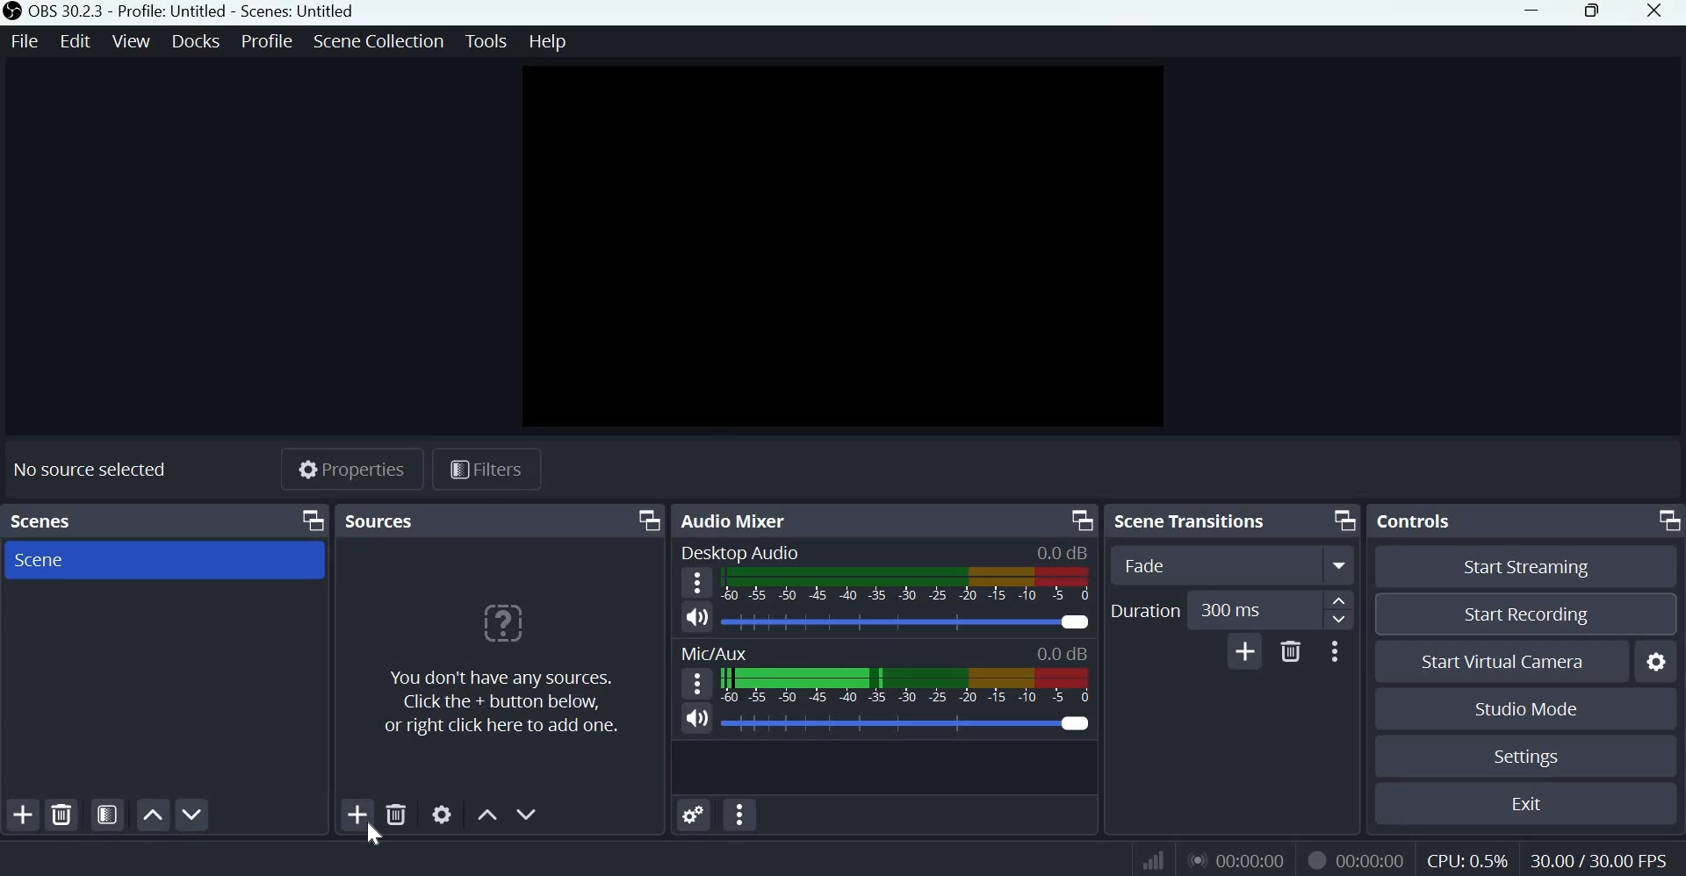  Describe the element at coordinates (374, 837) in the screenshot. I see `cursor` at that location.